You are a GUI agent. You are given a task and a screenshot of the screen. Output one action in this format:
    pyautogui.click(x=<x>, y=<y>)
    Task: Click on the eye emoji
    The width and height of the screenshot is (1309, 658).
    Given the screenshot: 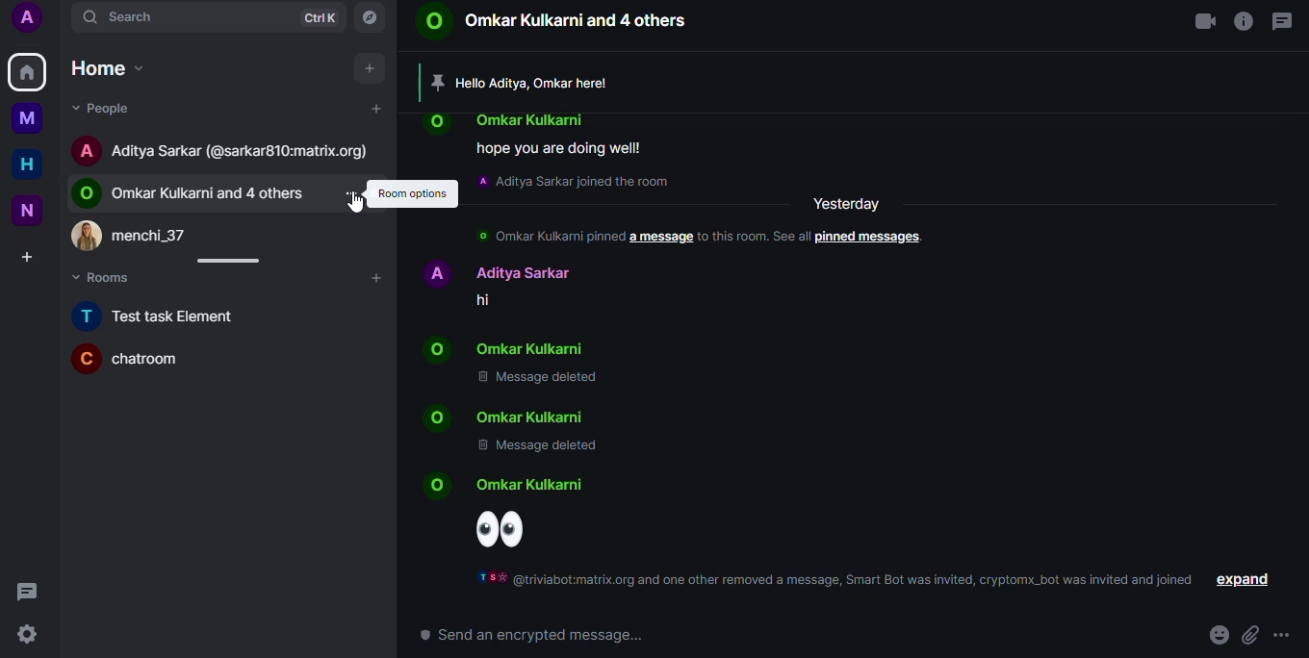 What is the action you would take?
    pyautogui.click(x=508, y=529)
    